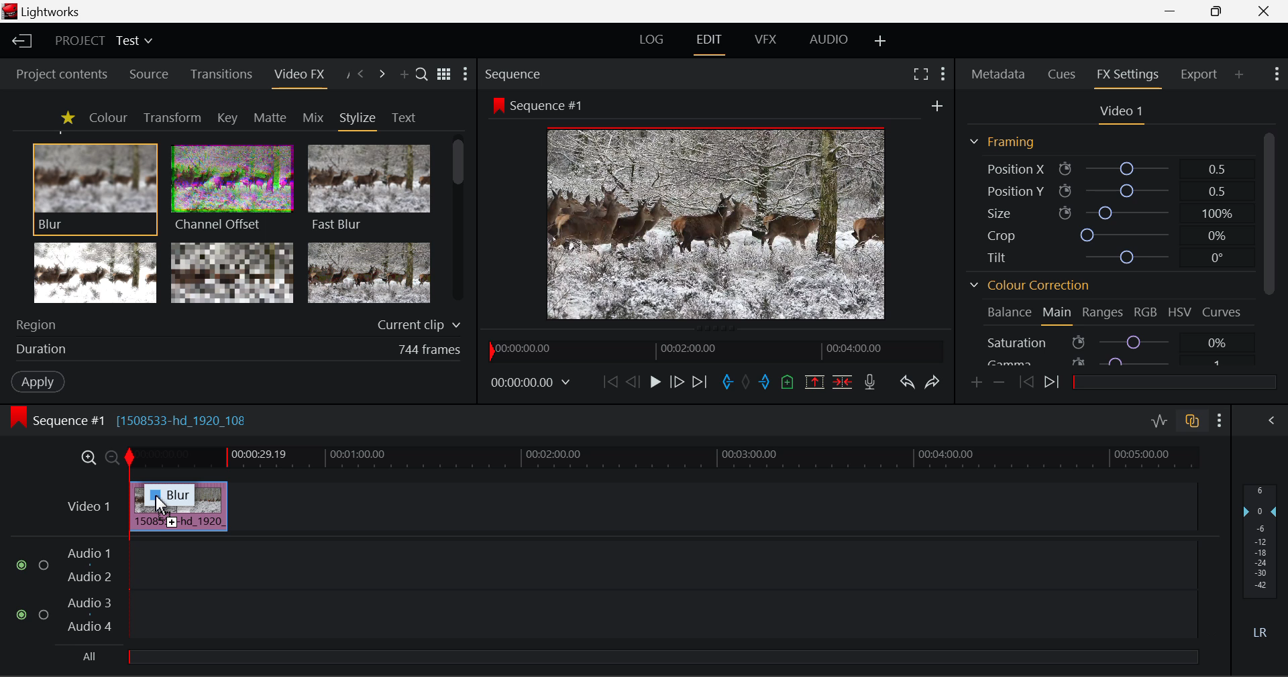 Image resolution: width=1288 pixels, height=677 pixels. What do you see at coordinates (96, 273) in the screenshot?
I see `Glow` at bounding box center [96, 273].